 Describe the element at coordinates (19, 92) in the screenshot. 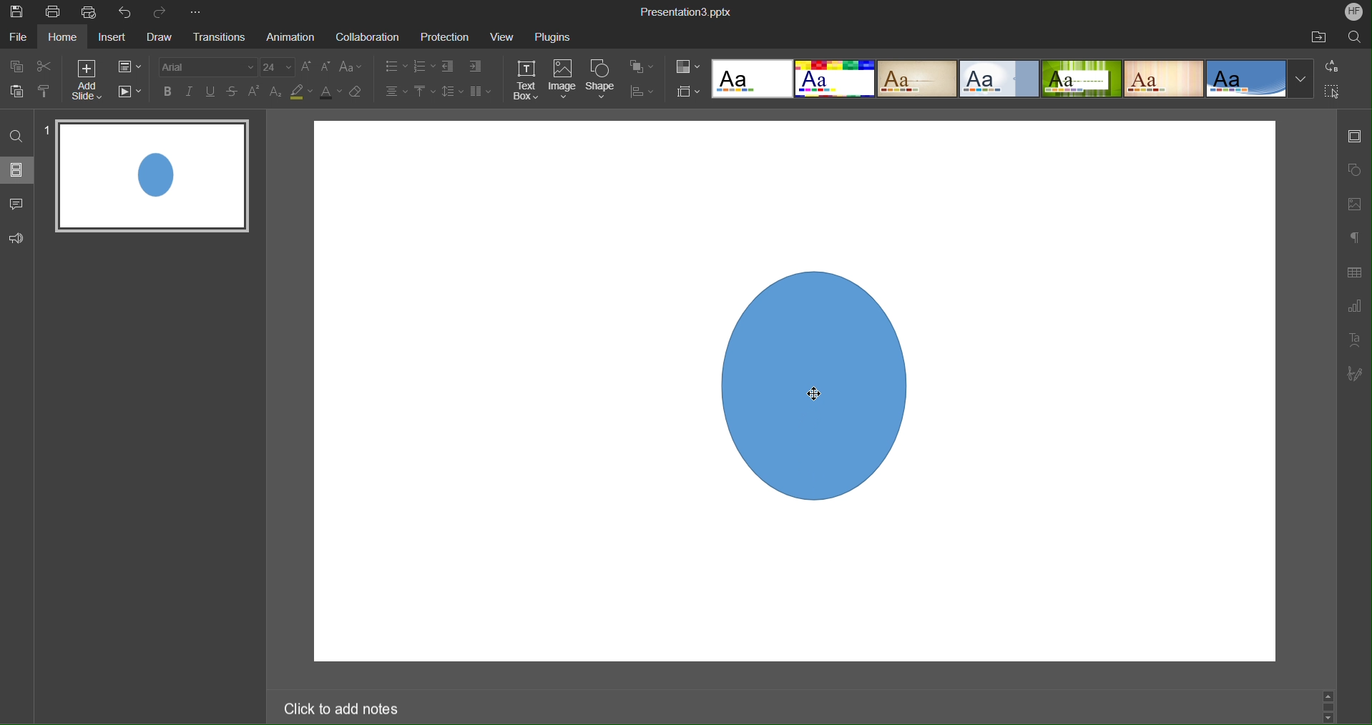

I see `Paste` at that location.